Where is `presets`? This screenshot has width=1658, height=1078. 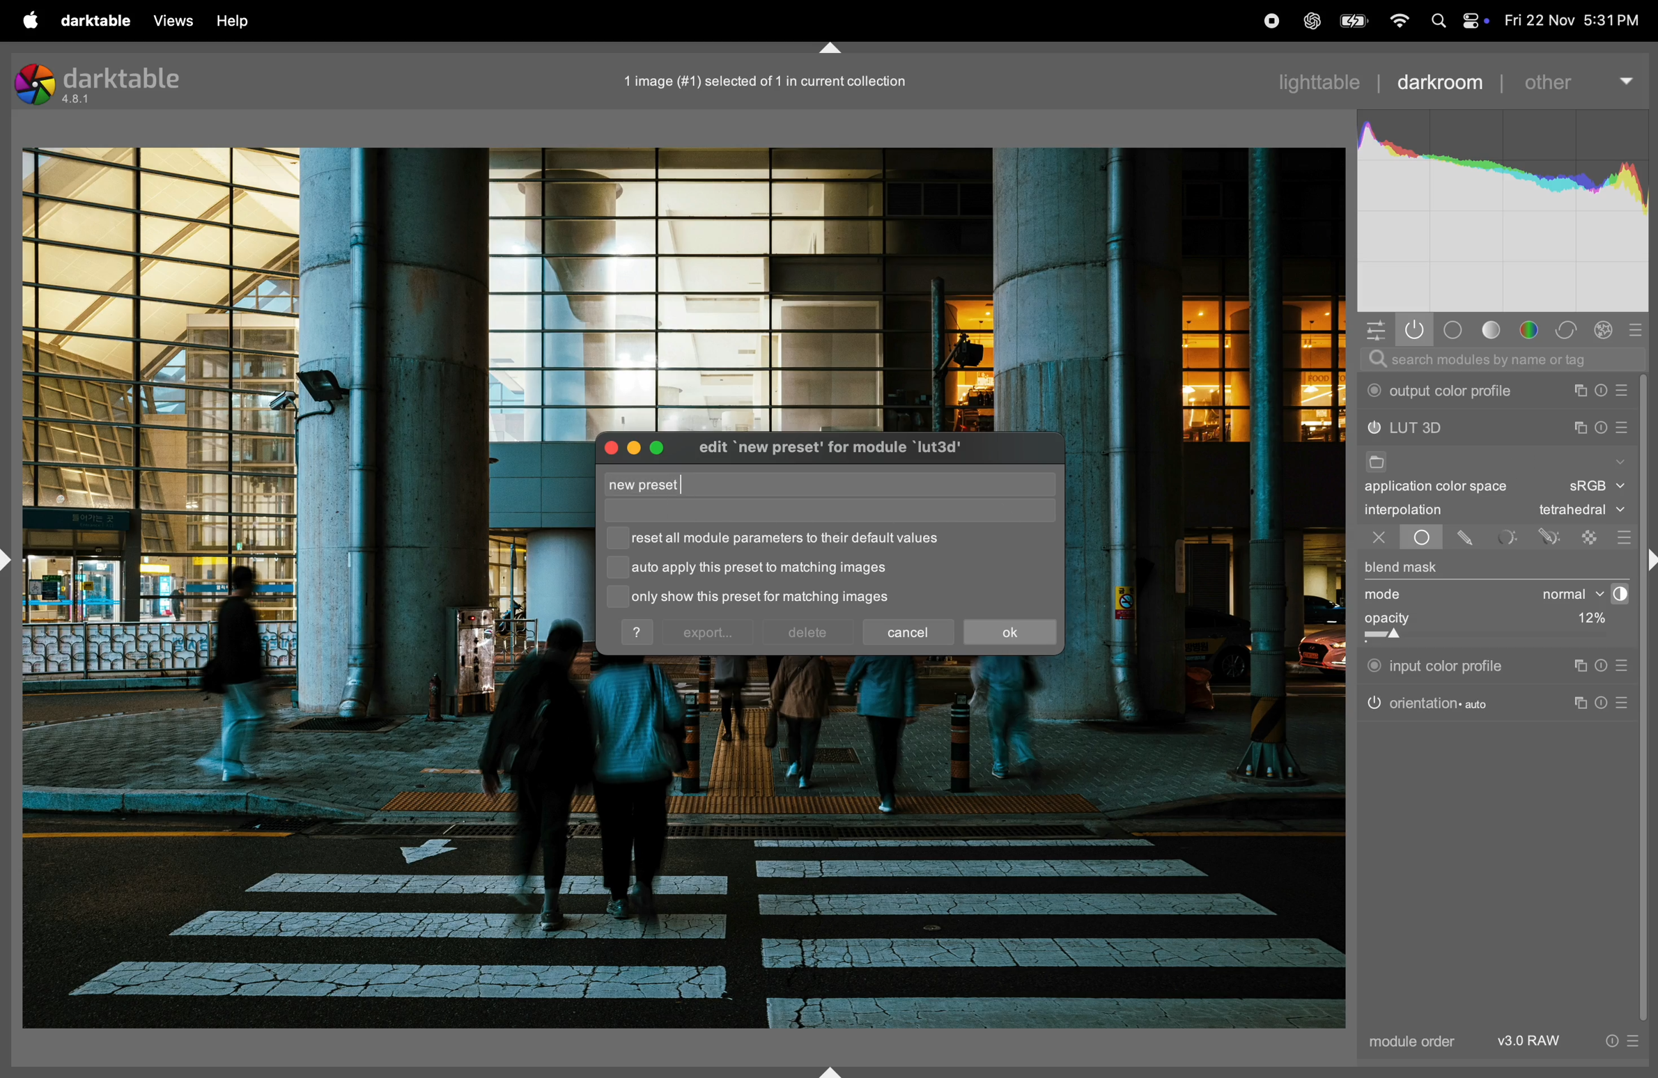 presets is located at coordinates (1642, 327).